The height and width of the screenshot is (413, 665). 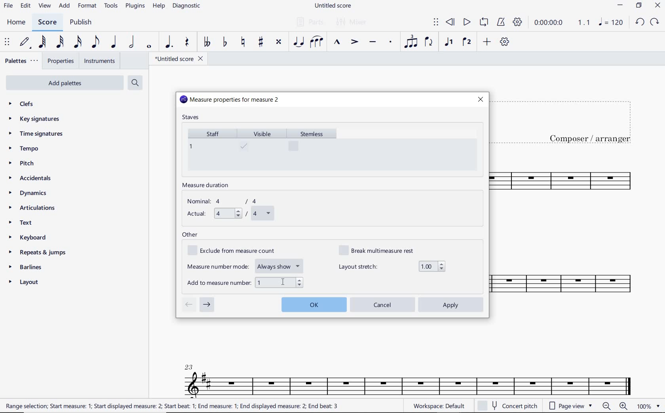 What do you see at coordinates (81, 23) in the screenshot?
I see `PUBLISH` at bounding box center [81, 23].